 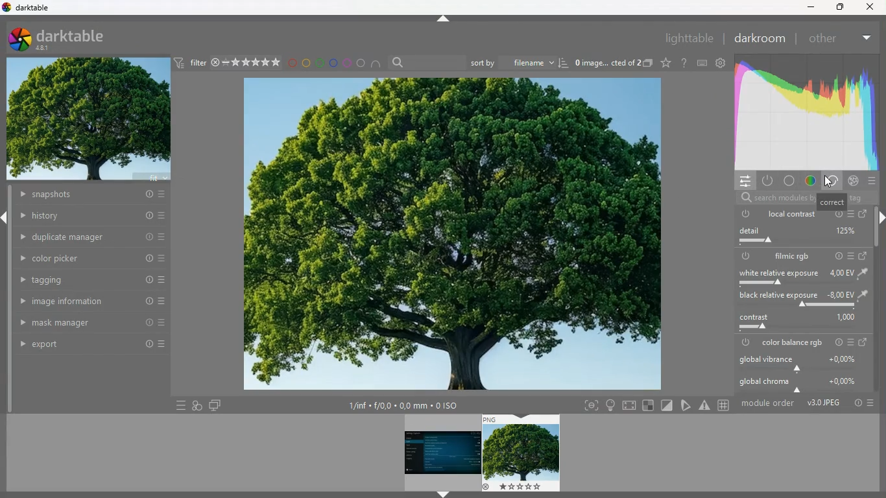 I want to click on local contrast, so click(x=791, y=213).